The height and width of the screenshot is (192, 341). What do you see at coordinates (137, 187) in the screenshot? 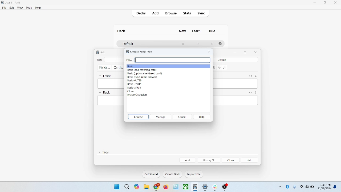
I see `themes` at bounding box center [137, 187].